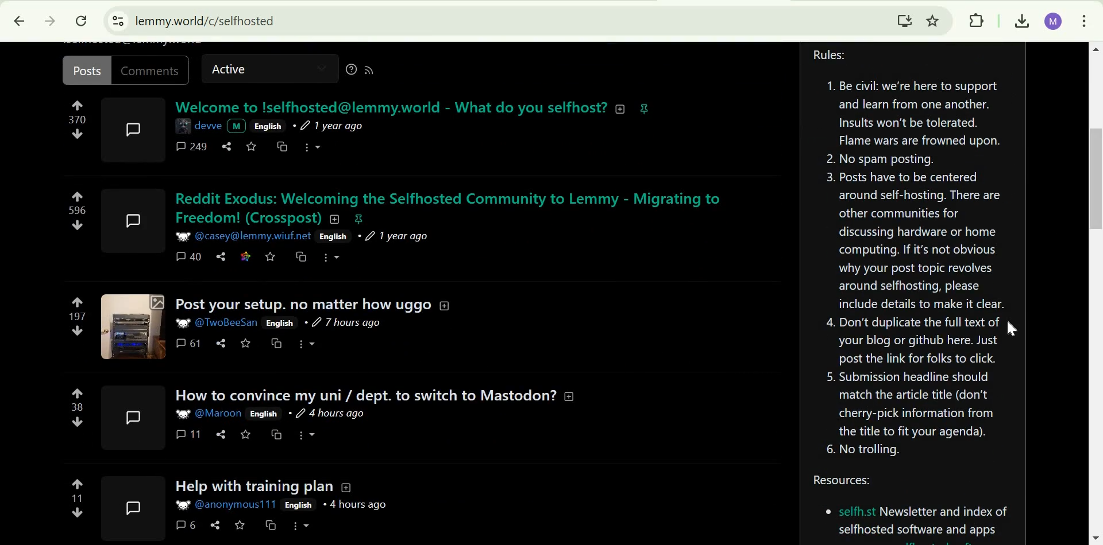  I want to click on collapse, so click(571, 395).